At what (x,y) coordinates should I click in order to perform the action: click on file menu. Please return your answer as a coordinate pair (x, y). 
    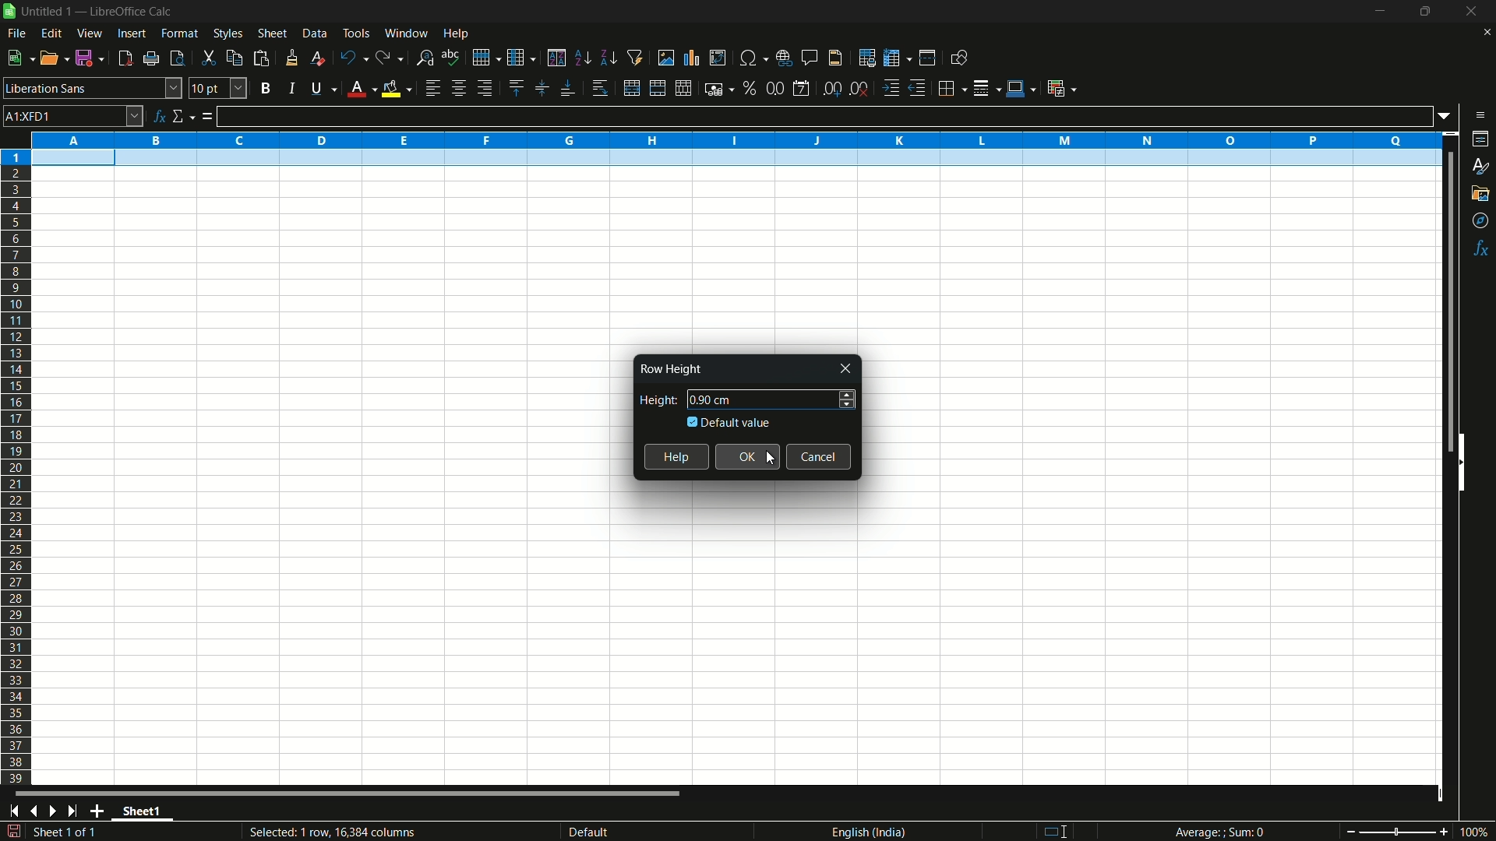
    Looking at the image, I should click on (16, 33).